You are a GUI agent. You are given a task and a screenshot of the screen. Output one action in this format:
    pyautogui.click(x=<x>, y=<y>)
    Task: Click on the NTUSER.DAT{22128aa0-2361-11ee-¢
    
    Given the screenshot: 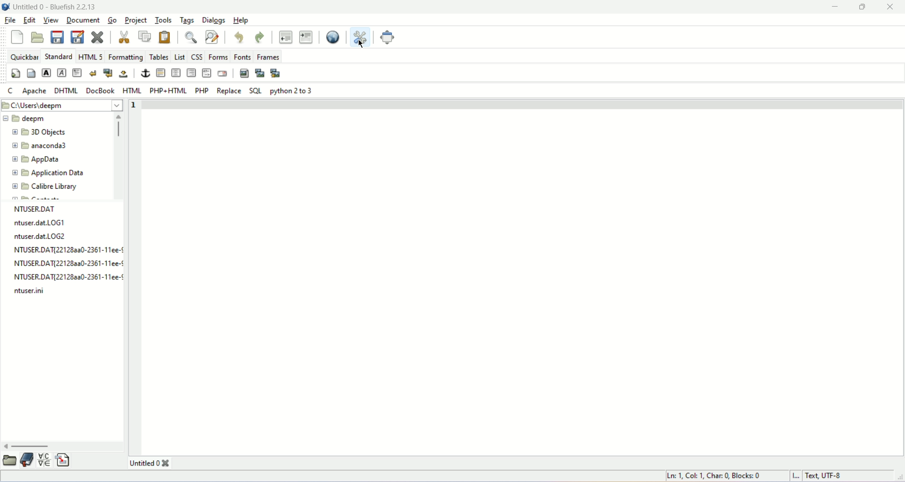 What is the action you would take?
    pyautogui.click(x=66, y=250)
    